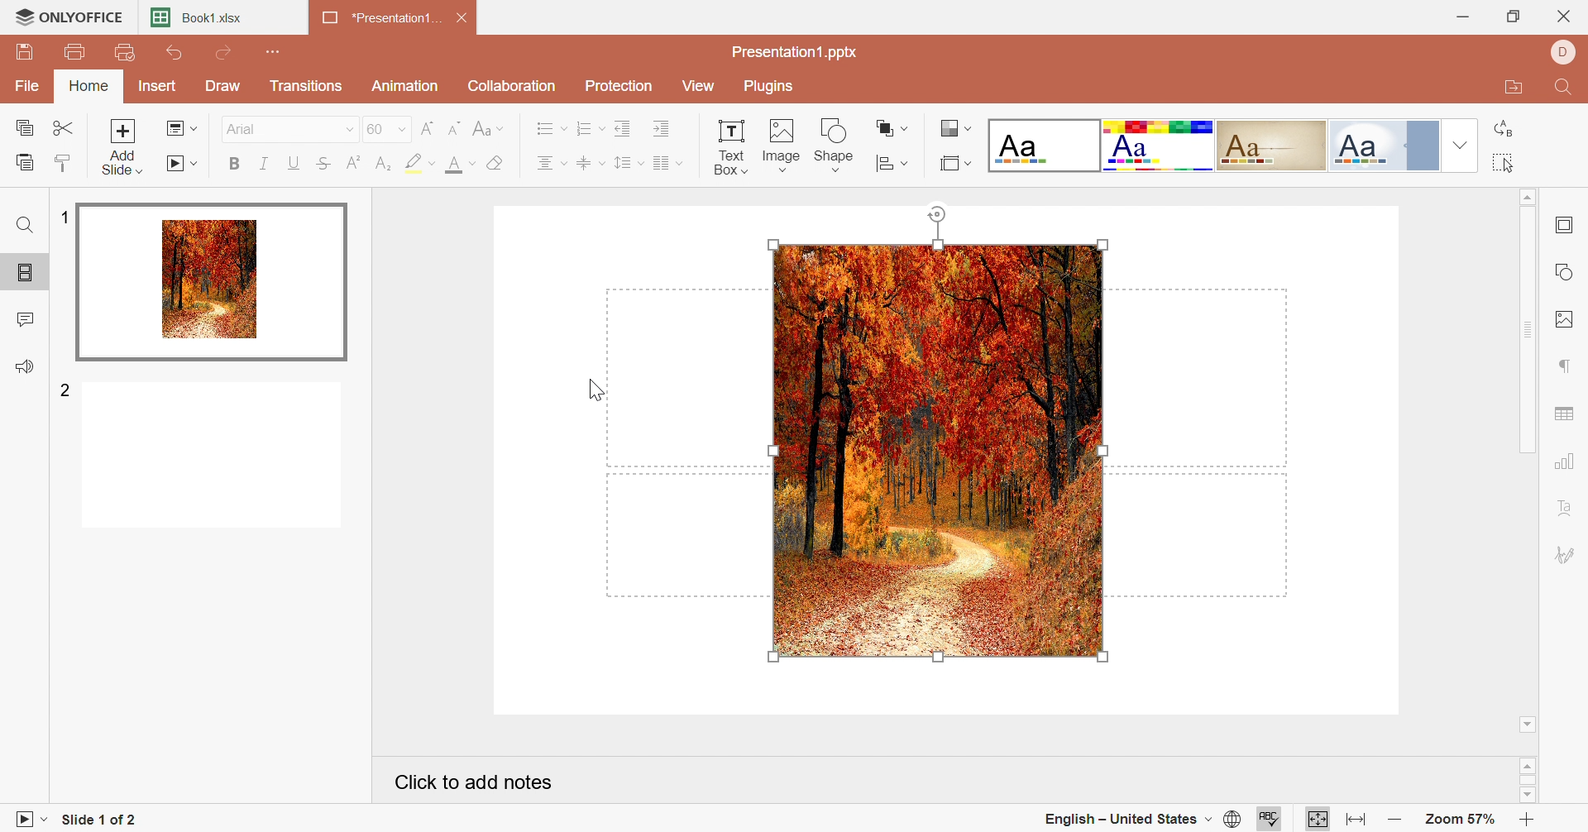 The height and width of the screenshot is (832, 1588). Describe the element at coordinates (729, 145) in the screenshot. I see `Text Box` at that location.